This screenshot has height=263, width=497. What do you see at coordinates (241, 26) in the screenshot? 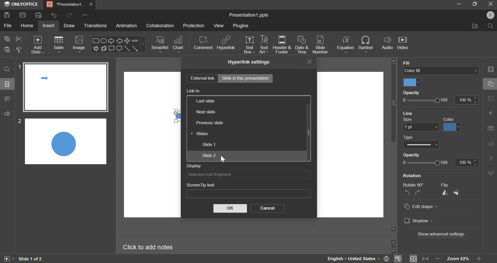
I see `plugins` at bounding box center [241, 26].